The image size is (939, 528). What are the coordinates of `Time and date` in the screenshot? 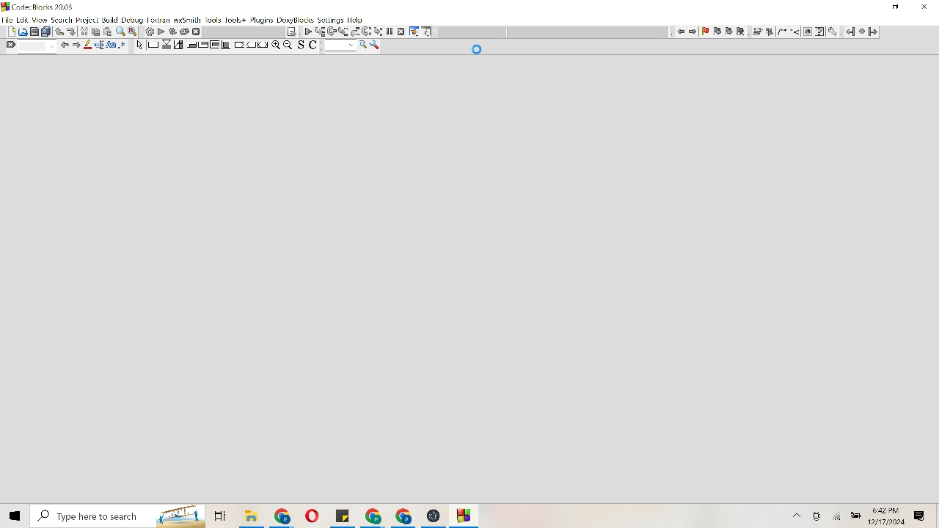 It's located at (889, 516).